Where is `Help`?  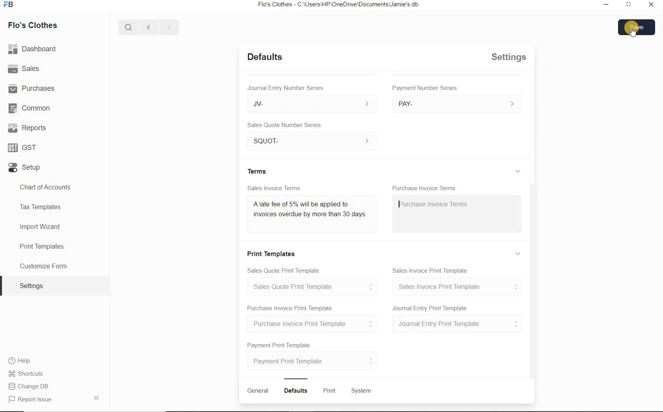
Help is located at coordinates (22, 361).